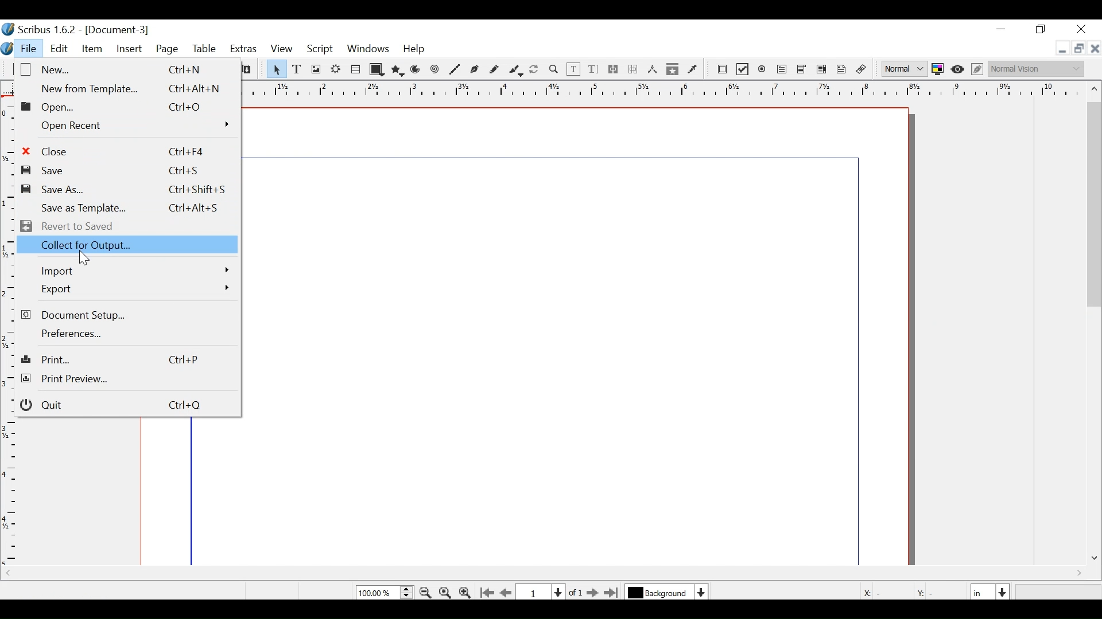 The image size is (1102, 619). What do you see at coordinates (589, 593) in the screenshot?
I see `Go to the next Page` at bounding box center [589, 593].